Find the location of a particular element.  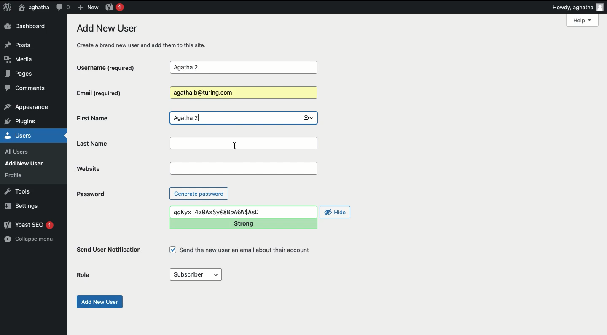

Posts is located at coordinates (20, 44).